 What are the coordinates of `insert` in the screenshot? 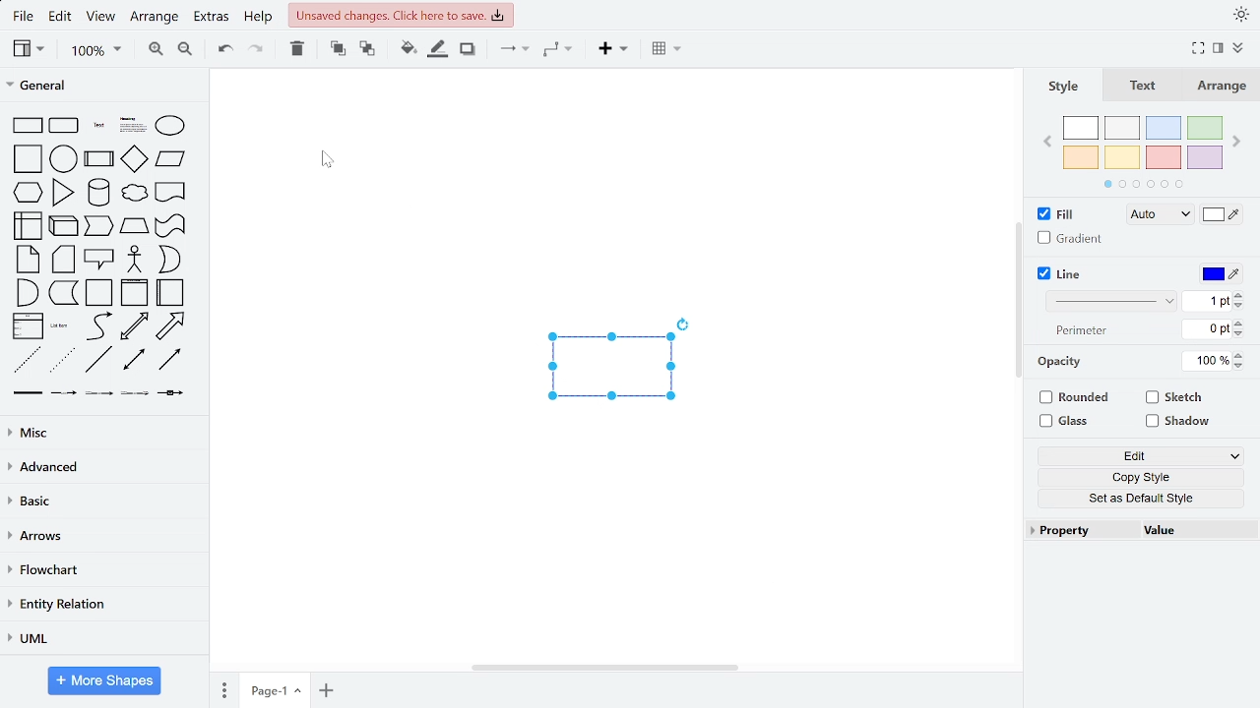 It's located at (612, 51).